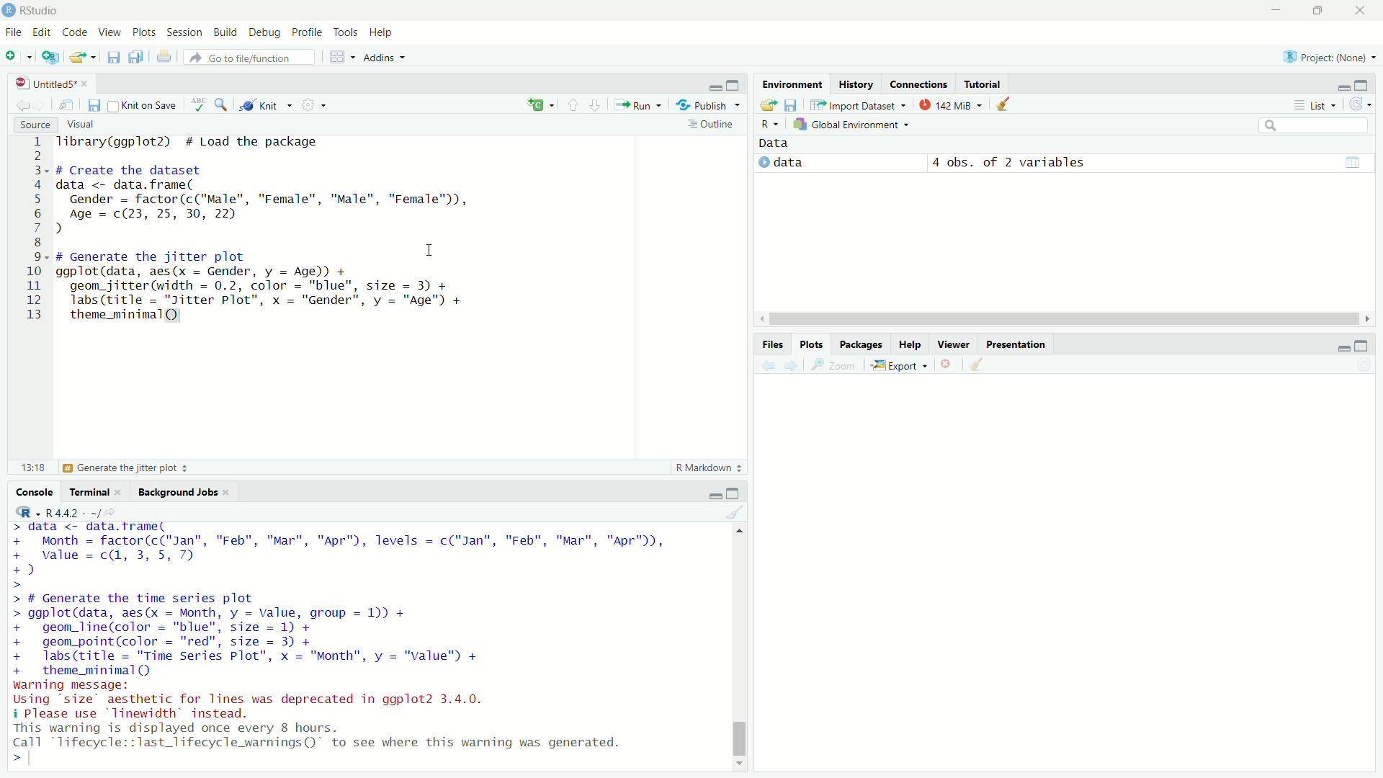  What do you see at coordinates (1008, 104) in the screenshot?
I see `clear objects from the workspace` at bounding box center [1008, 104].